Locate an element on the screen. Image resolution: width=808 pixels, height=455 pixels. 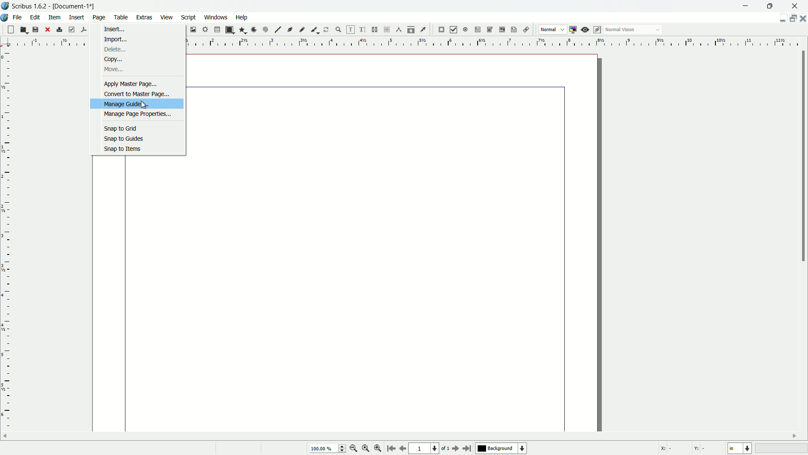
guide manager is located at coordinates (780, 19).